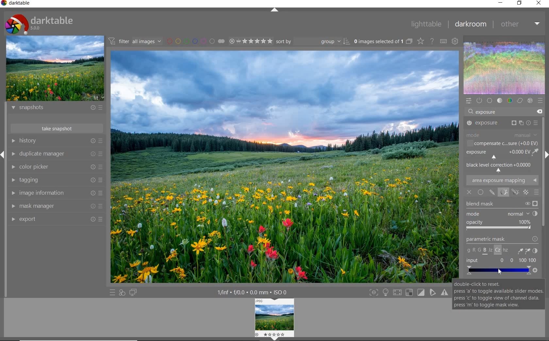 The image size is (549, 341). Describe the element at coordinates (313, 41) in the screenshot. I see `sort` at that location.